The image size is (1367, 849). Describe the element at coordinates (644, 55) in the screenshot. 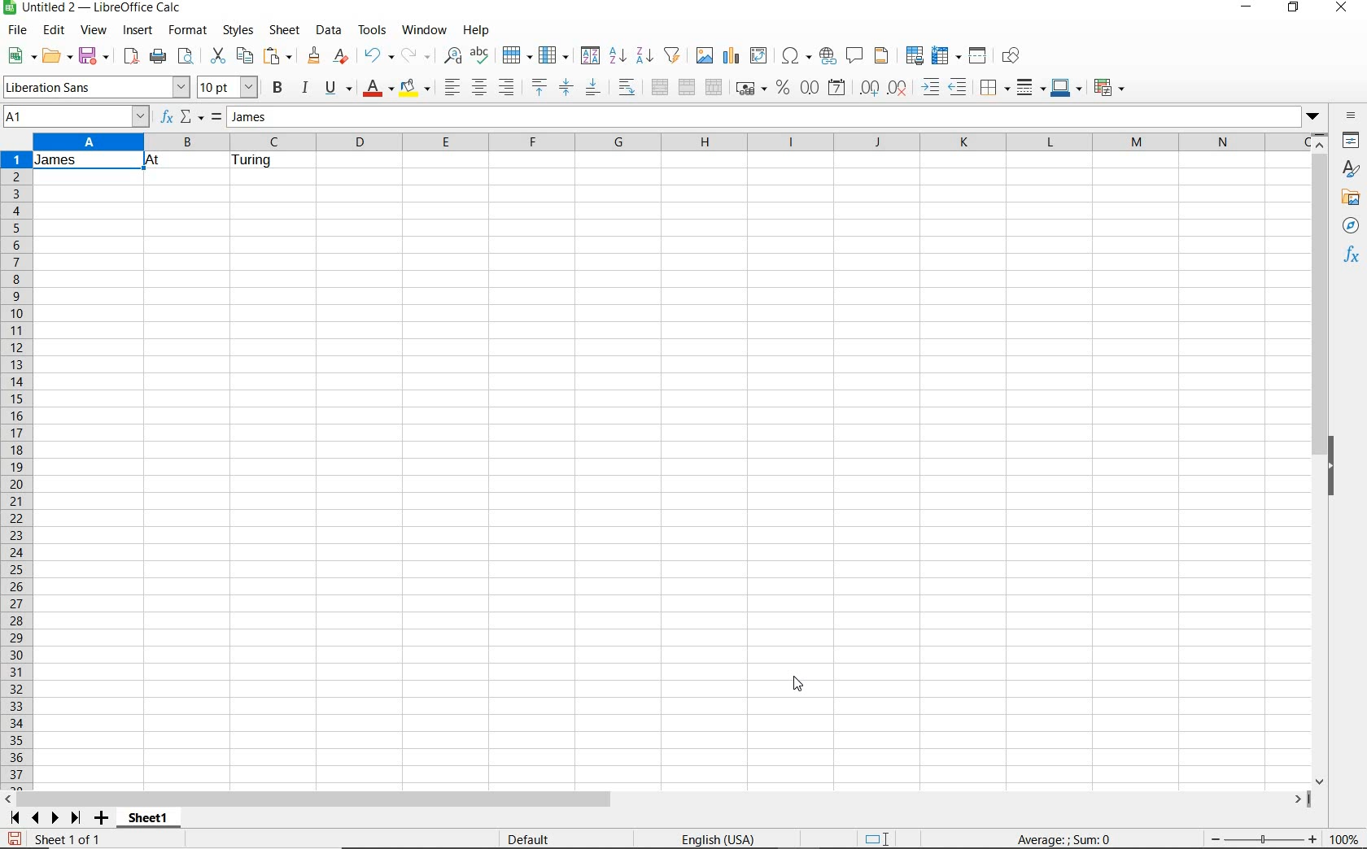

I see `sort descending` at that location.